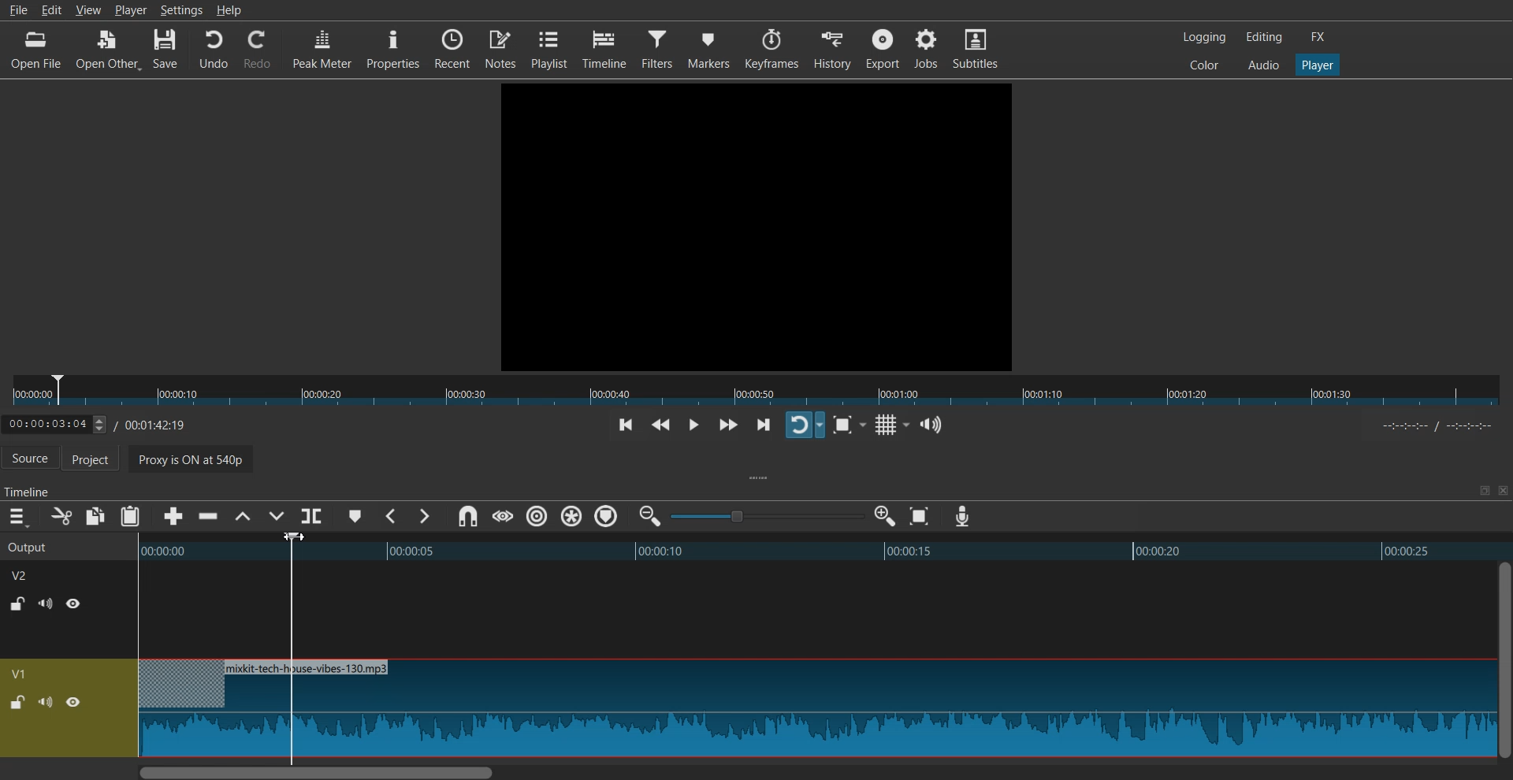 This screenshot has height=780, width=1513. I want to click on V2, so click(28, 574).